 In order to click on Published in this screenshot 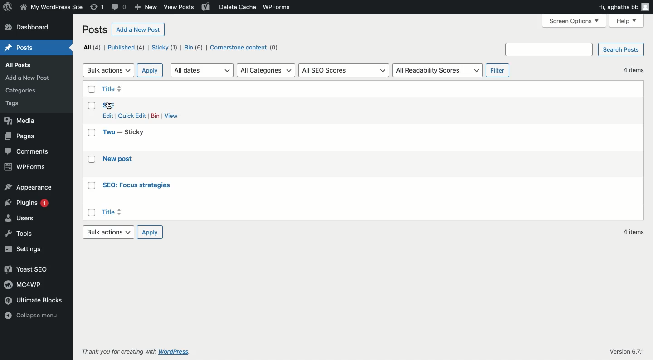, I will do `click(127, 47)`.